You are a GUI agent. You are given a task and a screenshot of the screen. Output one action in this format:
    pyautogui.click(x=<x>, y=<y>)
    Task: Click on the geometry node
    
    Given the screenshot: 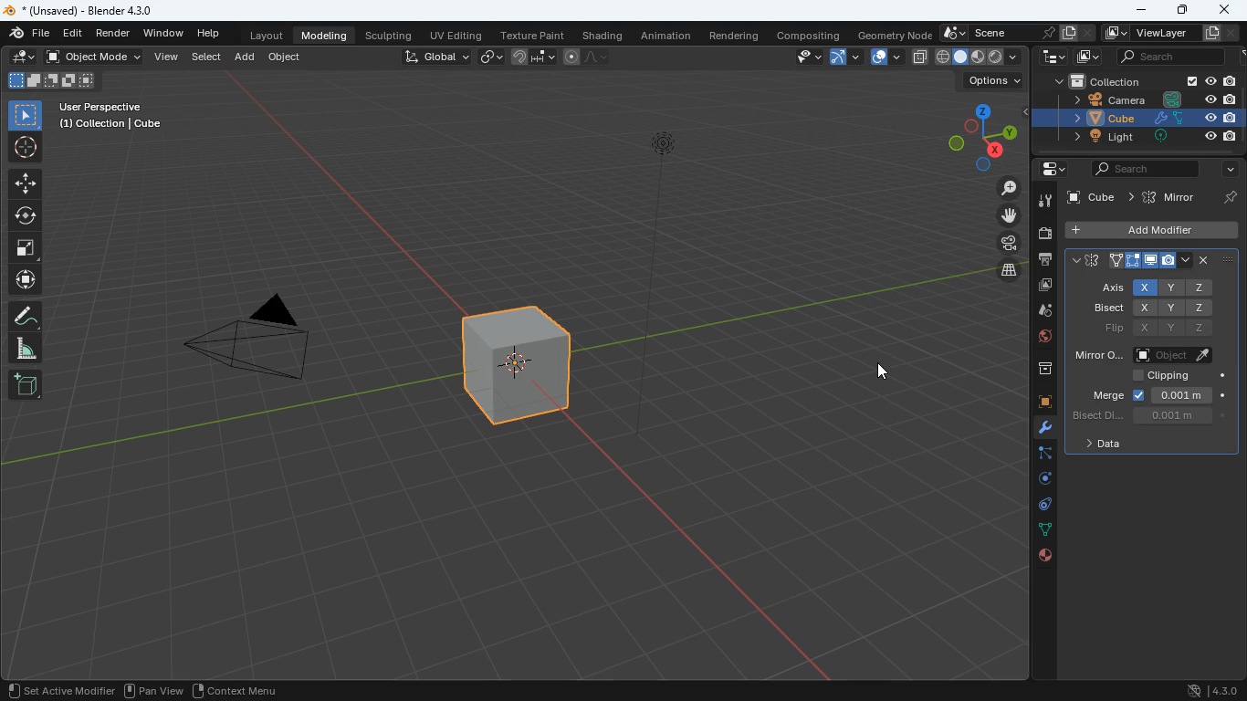 What is the action you would take?
    pyautogui.click(x=895, y=35)
    